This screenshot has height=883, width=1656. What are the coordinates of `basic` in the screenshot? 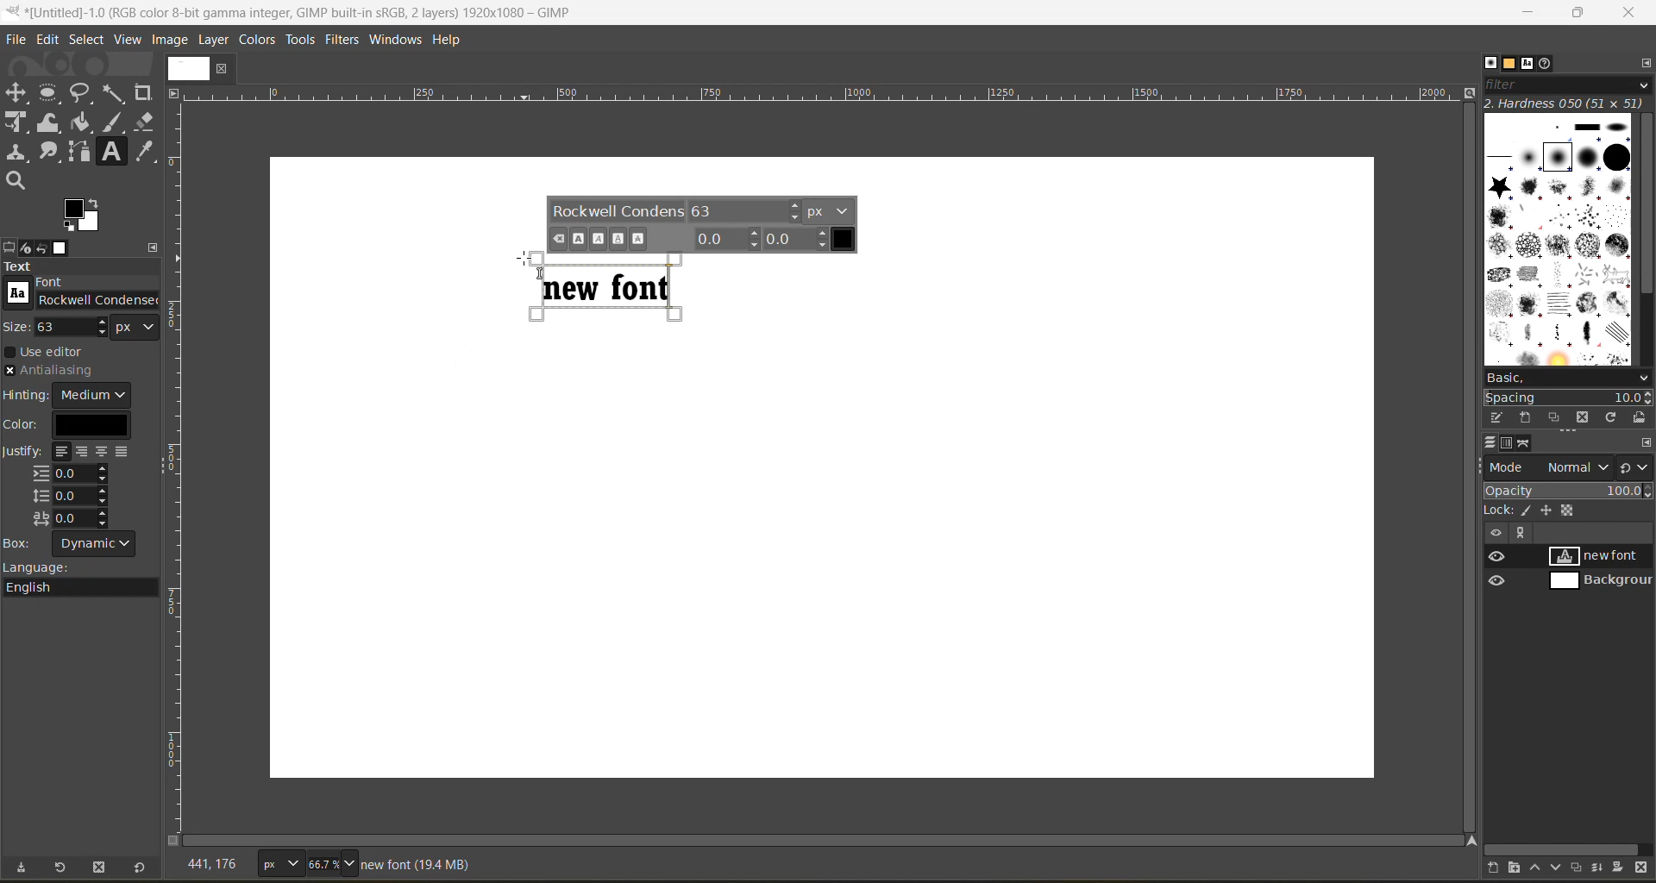 It's located at (1569, 379).